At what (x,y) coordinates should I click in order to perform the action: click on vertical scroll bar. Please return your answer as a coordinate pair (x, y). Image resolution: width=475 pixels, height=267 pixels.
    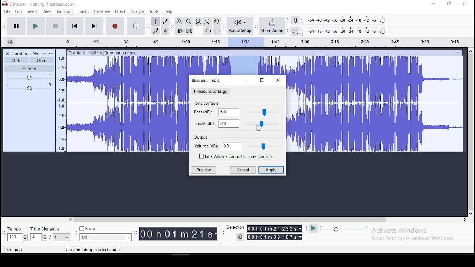
    Looking at the image, I should click on (472, 131).